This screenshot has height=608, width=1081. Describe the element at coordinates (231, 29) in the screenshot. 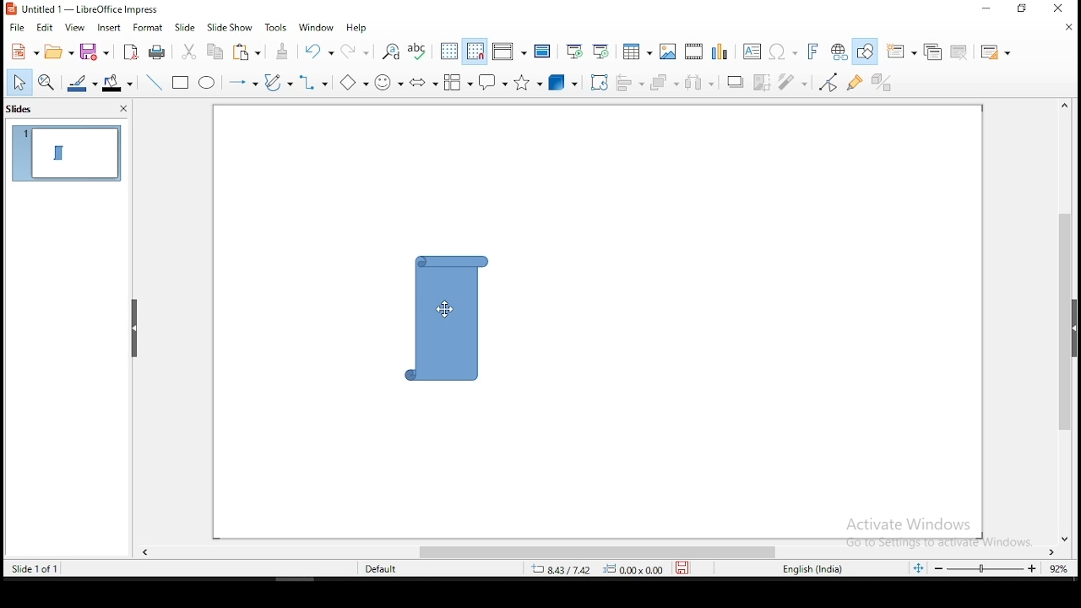

I see `slide show` at that location.